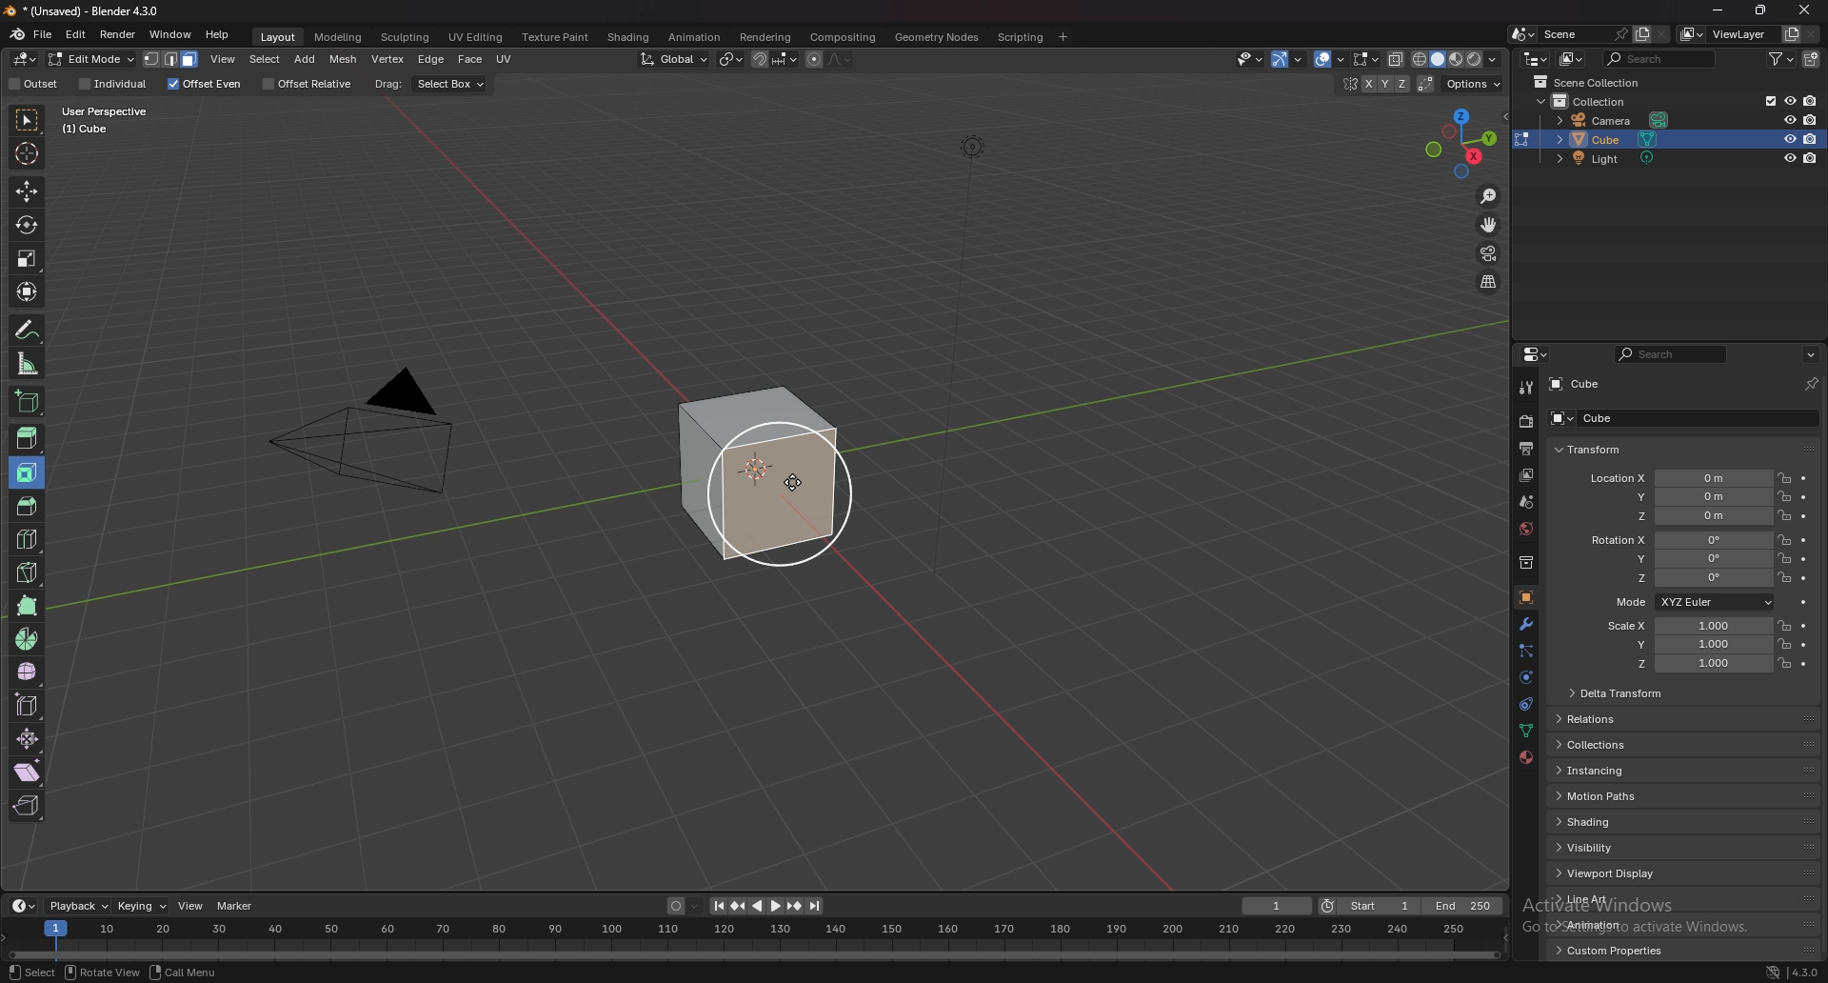 The width and height of the screenshot is (1828, 983). Describe the element at coordinates (1525, 529) in the screenshot. I see `world` at that location.